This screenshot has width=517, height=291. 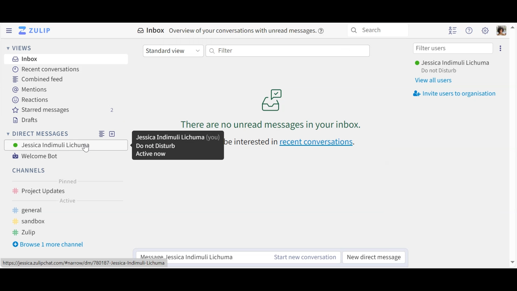 What do you see at coordinates (39, 79) in the screenshot?
I see `Combined feed` at bounding box center [39, 79].